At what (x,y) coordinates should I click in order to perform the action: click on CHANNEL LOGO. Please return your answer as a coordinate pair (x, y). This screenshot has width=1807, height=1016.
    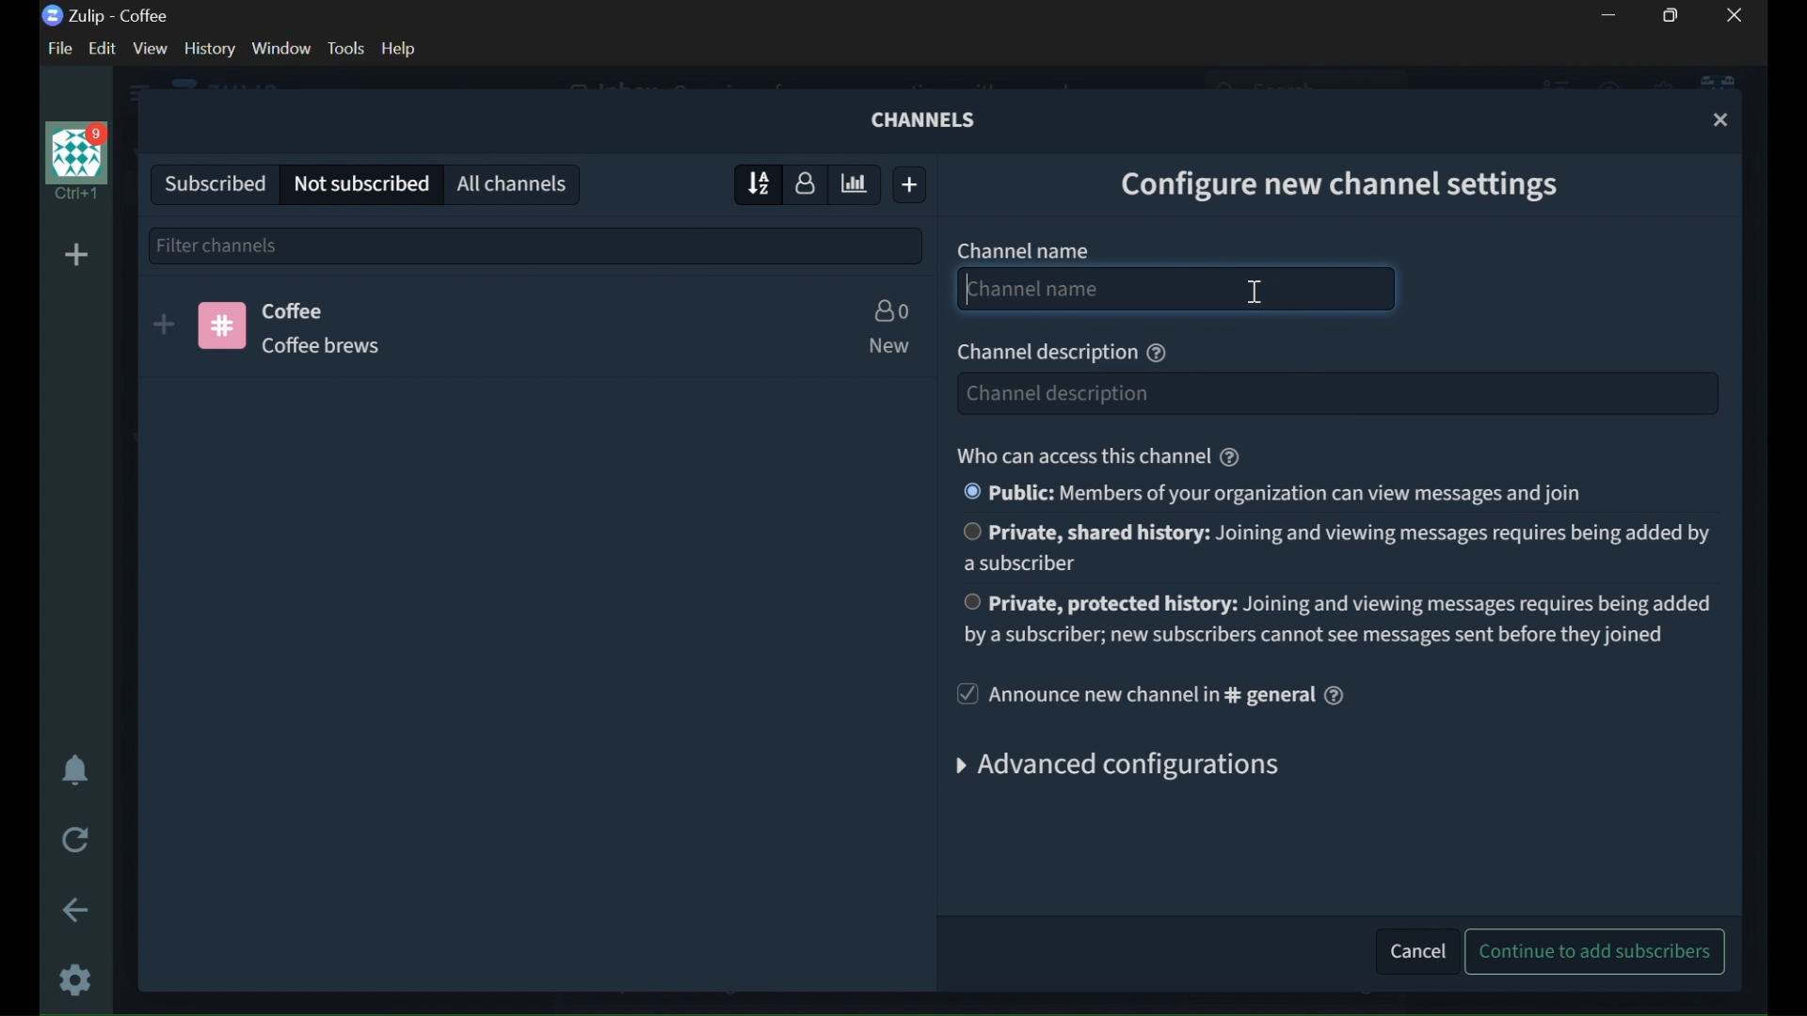
    Looking at the image, I should click on (222, 325).